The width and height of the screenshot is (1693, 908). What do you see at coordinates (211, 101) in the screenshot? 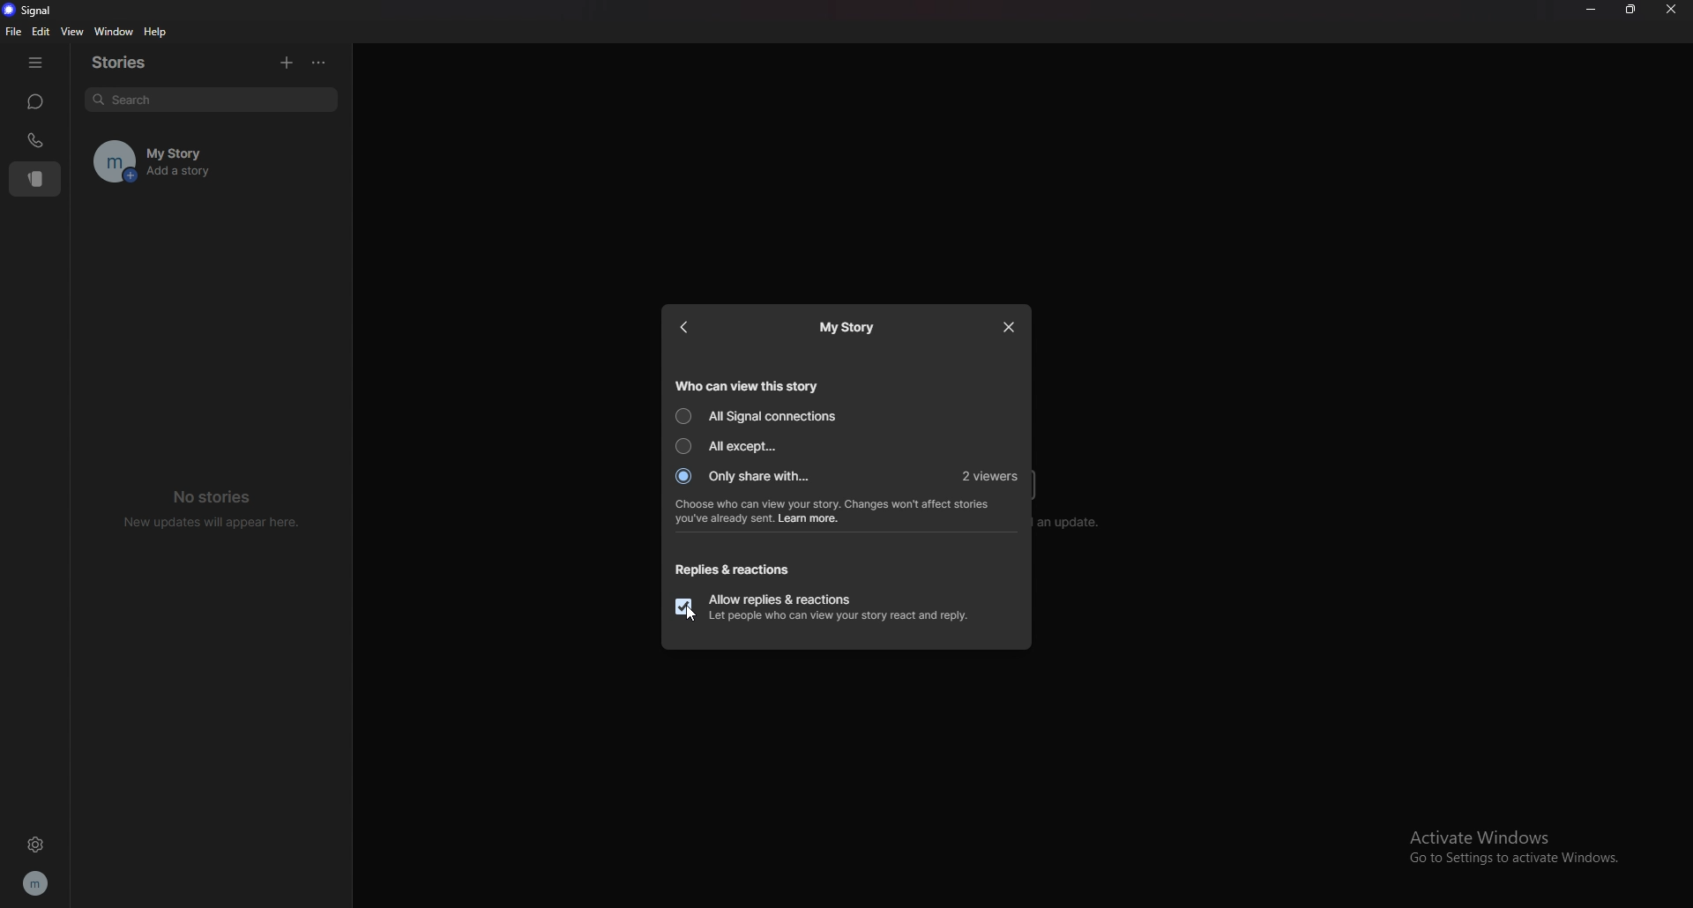
I see `search` at bounding box center [211, 101].